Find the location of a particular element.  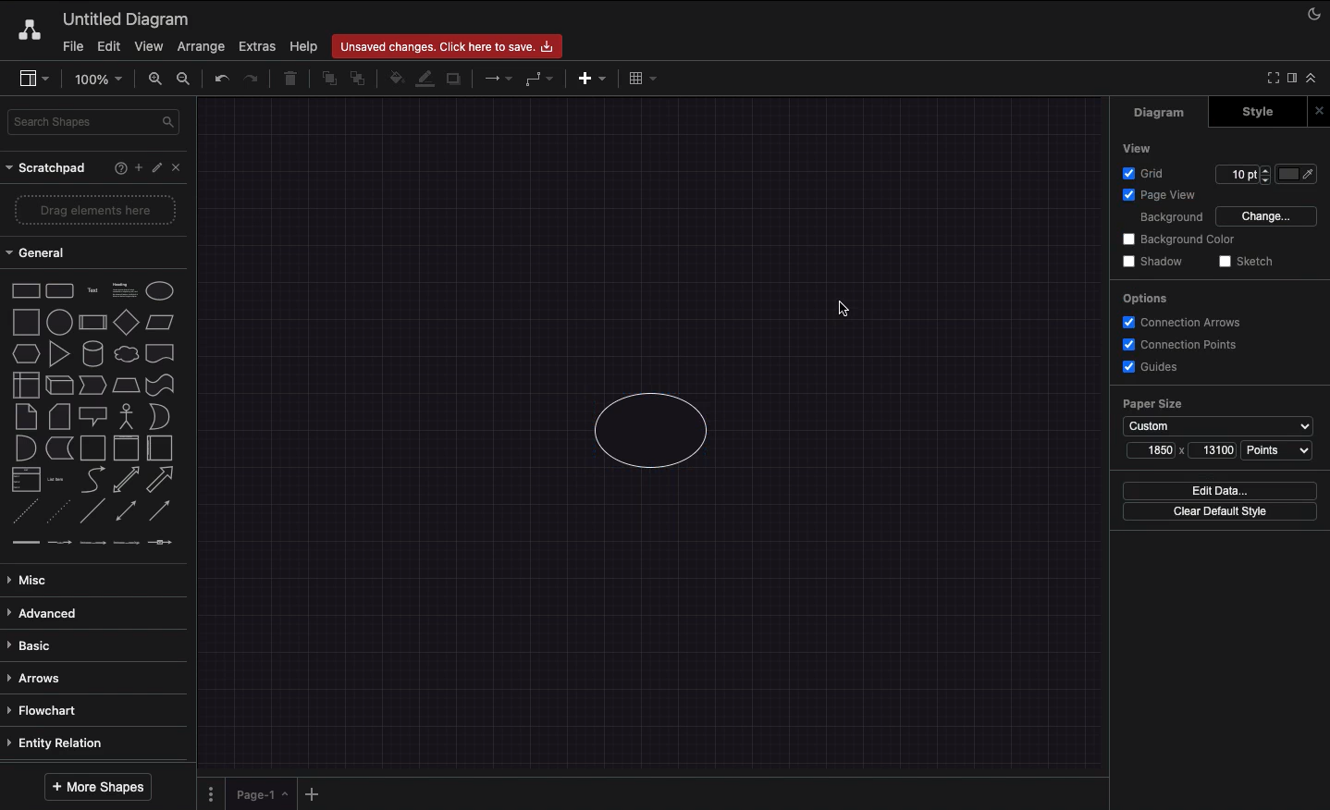

Close is located at coordinates (1322, 110).